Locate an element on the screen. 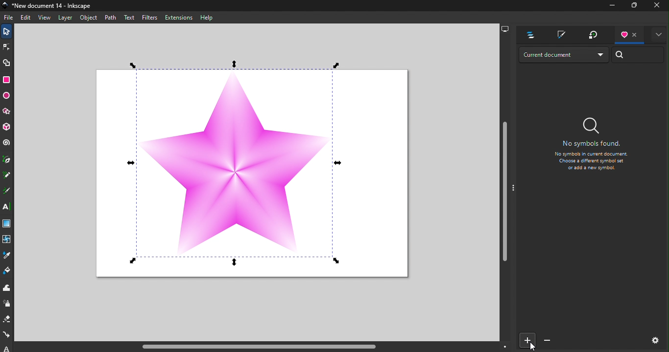 The width and height of the screenshot is (669, 352). Calligraphy tool is located at coordinates (7, 190).